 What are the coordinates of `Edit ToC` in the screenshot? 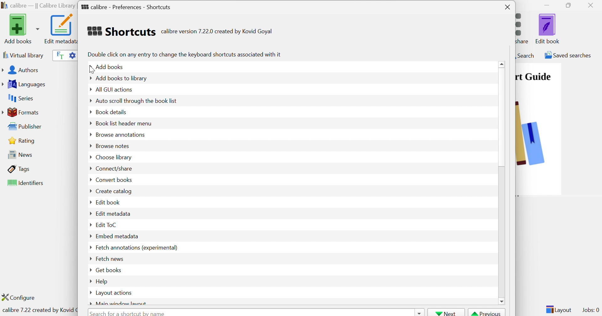 It's located at (107, 224).